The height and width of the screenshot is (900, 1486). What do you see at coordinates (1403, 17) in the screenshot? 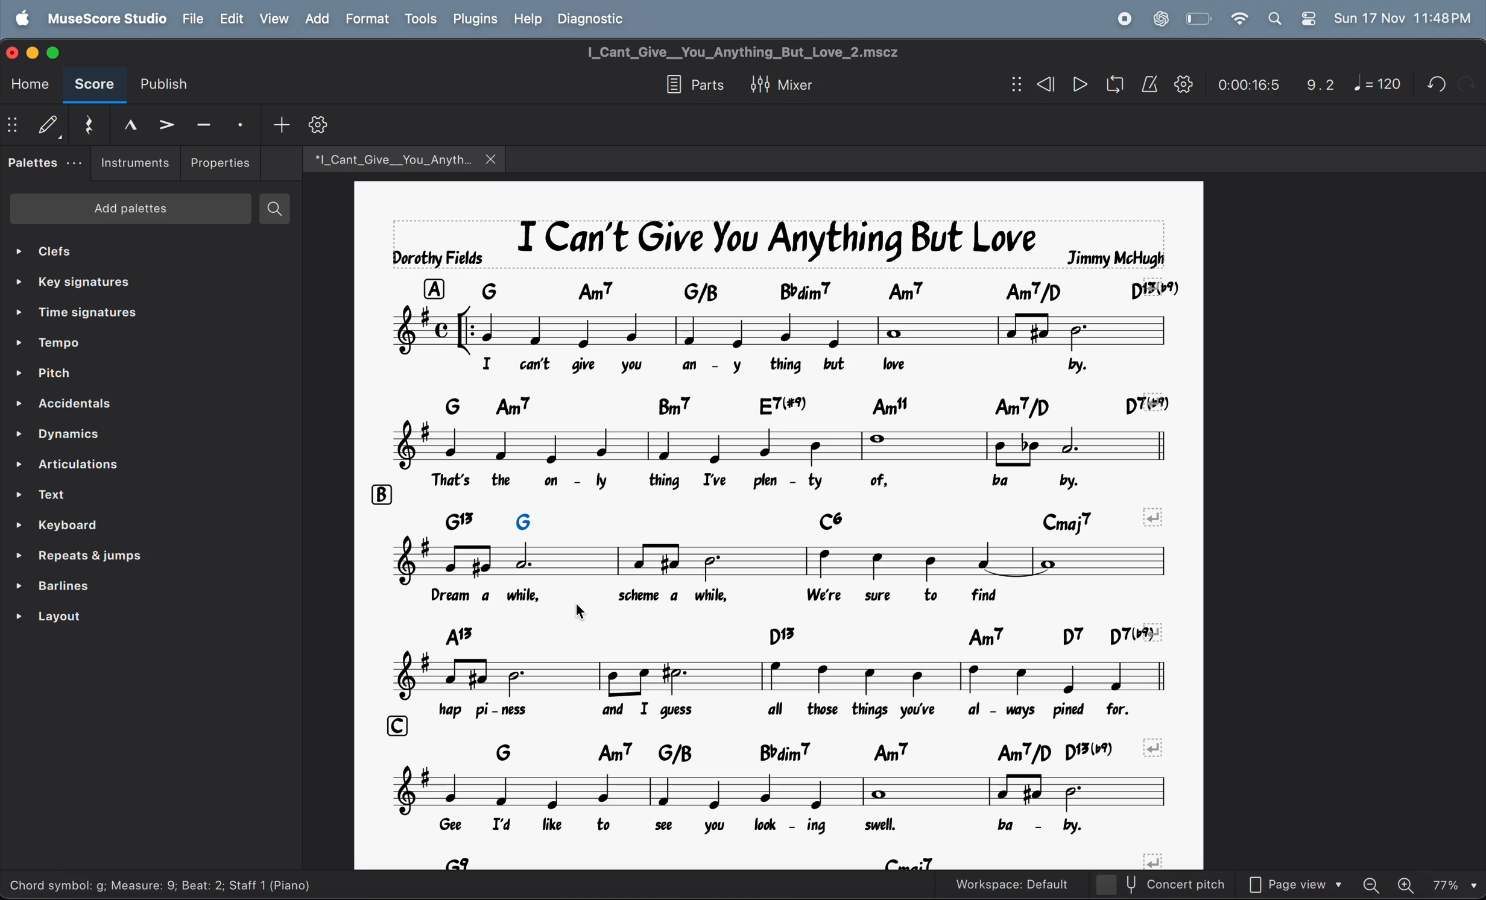
I see `date and time` at bounding box center [1403, 17].